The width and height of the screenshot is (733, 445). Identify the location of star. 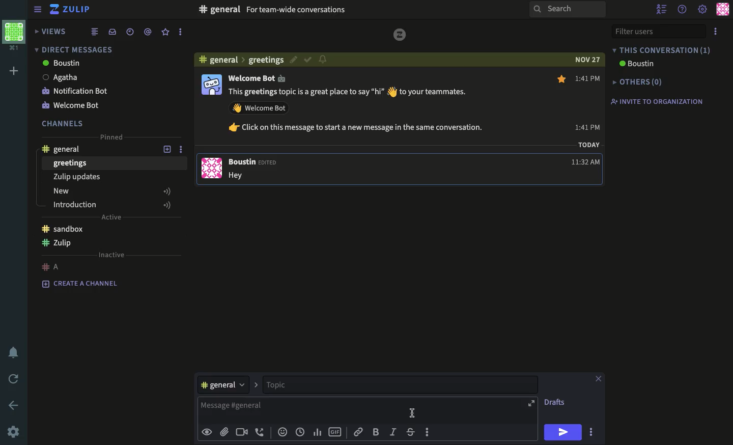
(561, 78).